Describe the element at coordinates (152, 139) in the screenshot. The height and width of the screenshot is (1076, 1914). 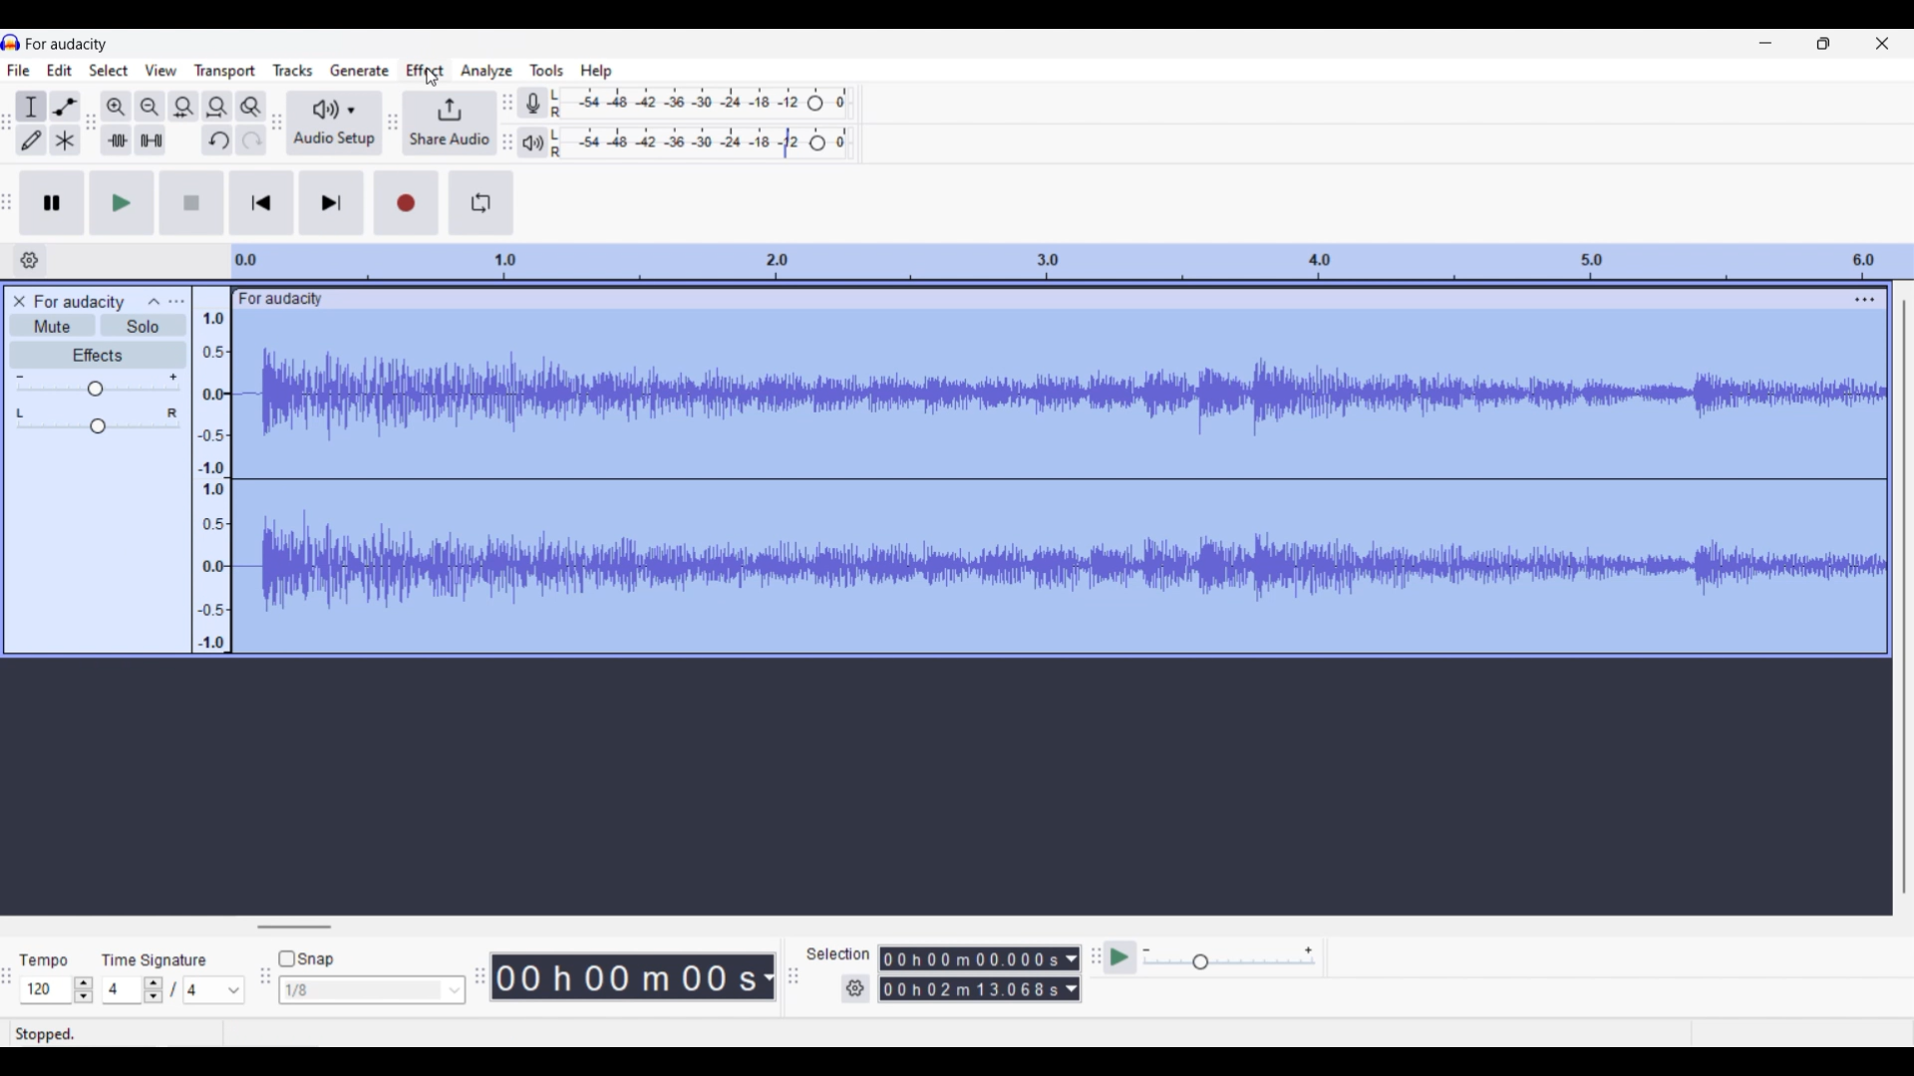
I see `Silence audio selection` at that location.